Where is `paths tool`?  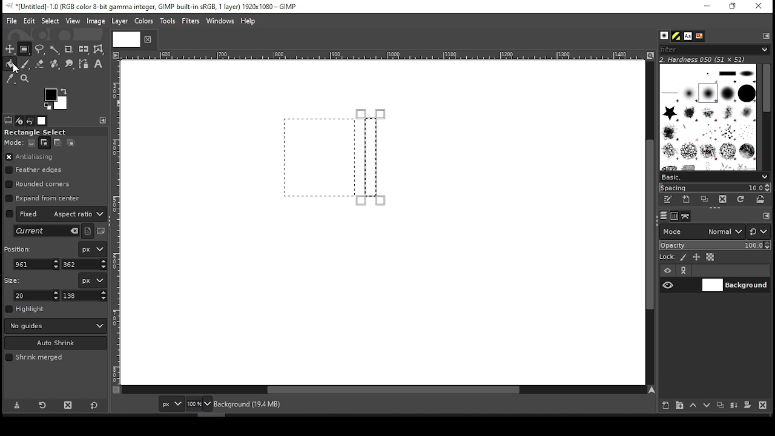 paths tool is located at coordinates (84, 65).